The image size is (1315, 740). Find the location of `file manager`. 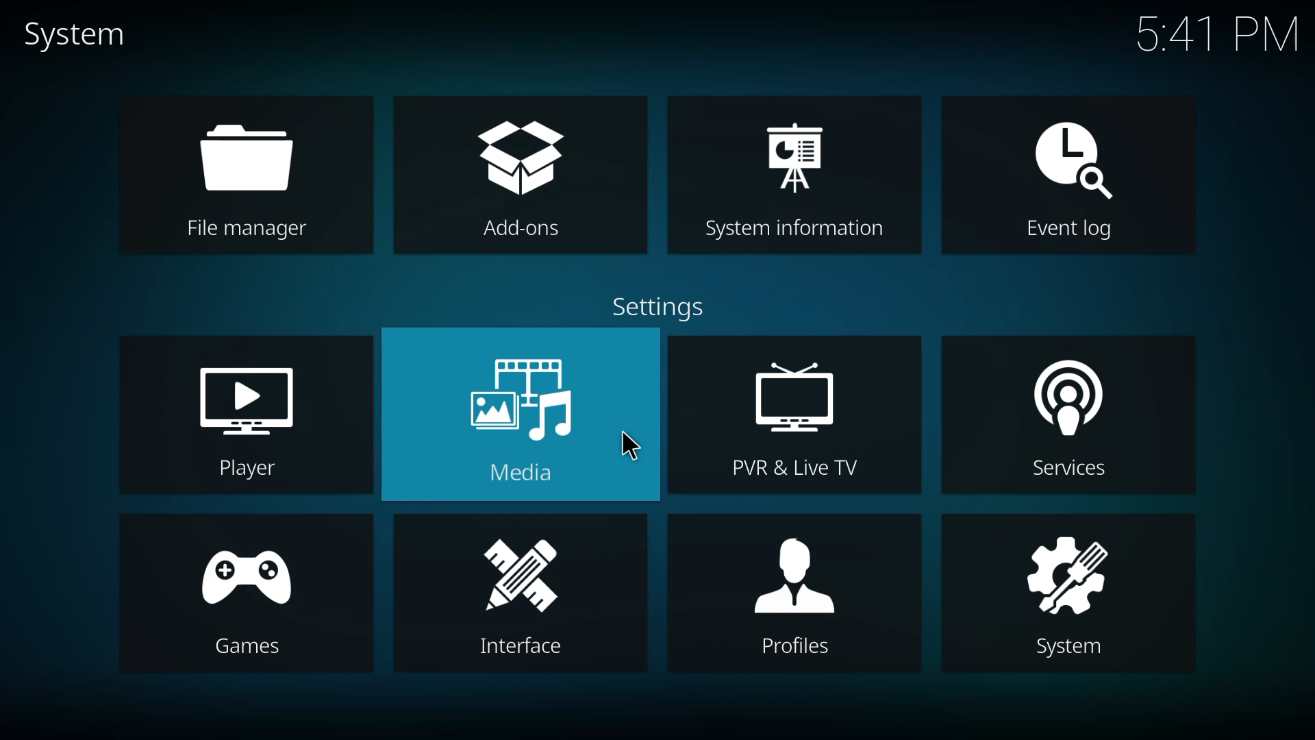

file manager is located at coordinates (249, 177).